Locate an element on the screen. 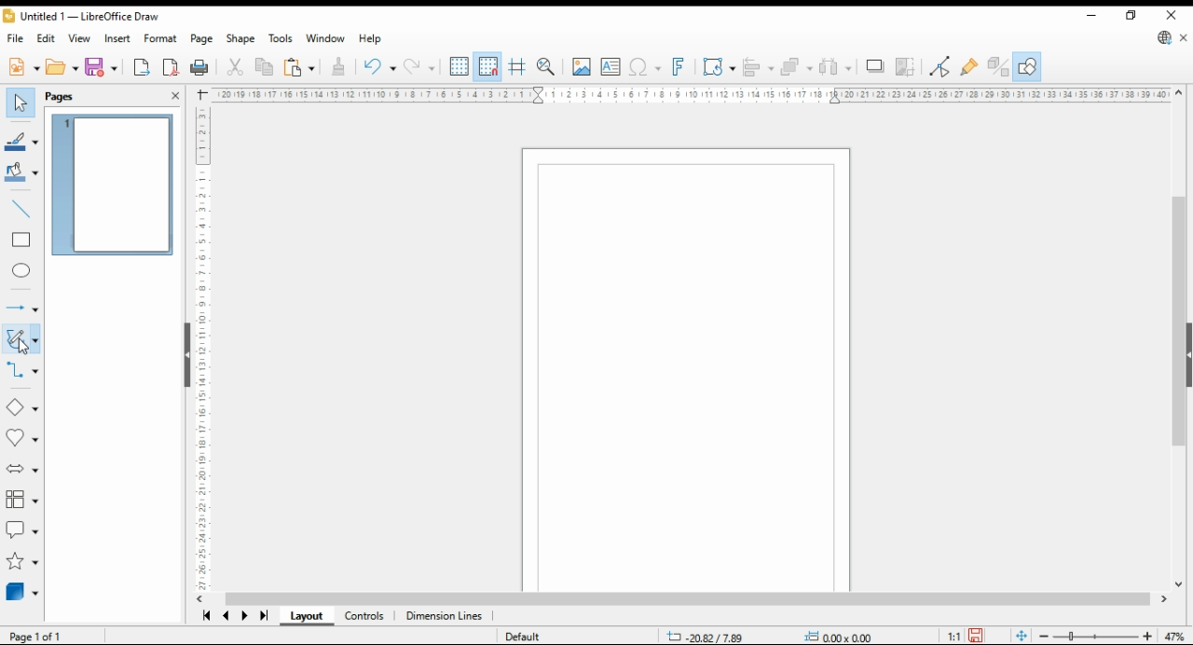 This screenshot has height=645, width=1193. close document is located at coordinates (1186, 36).